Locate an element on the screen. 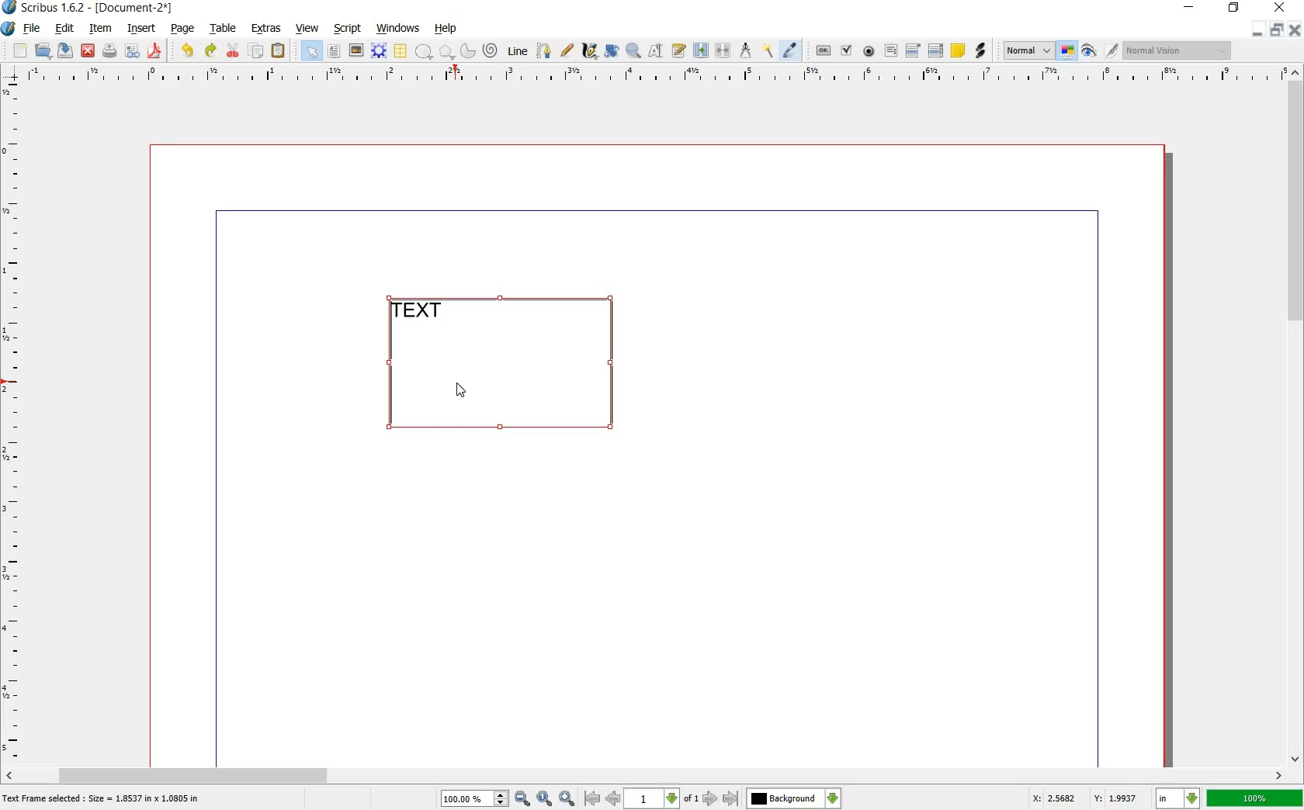 Image resolution: width=1304 pixels, height=810 pixels. Background is located at coordinates (794, 798).